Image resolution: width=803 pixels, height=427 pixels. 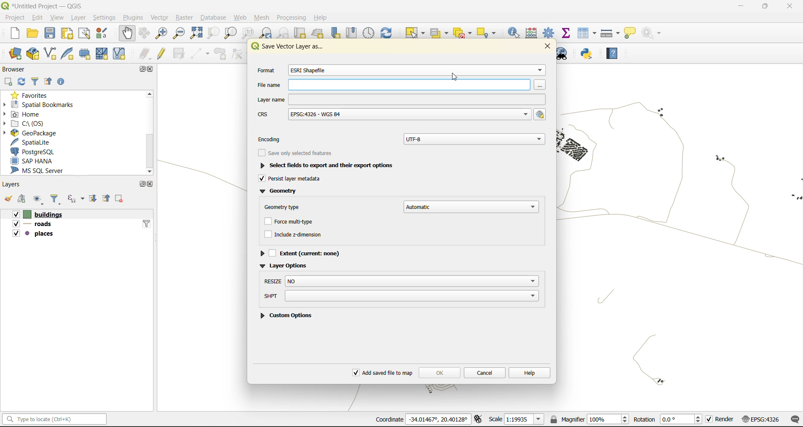 I want to click on identify features, so click(x=516, y=33).